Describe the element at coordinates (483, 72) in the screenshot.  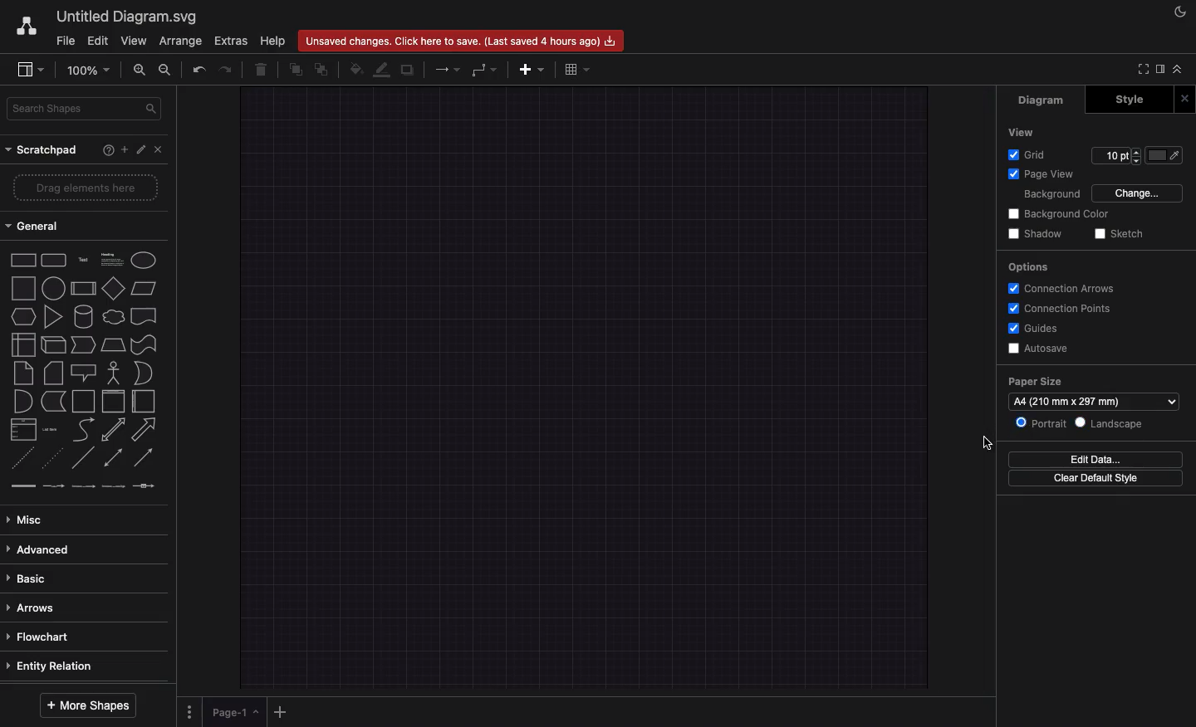
I see `Waypoint` at that location.